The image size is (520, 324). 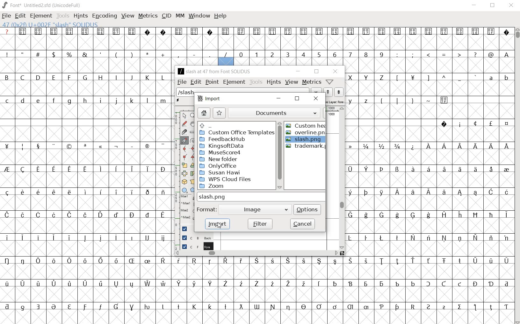 I want to click on CLOSE, so click(x=511, y=5).